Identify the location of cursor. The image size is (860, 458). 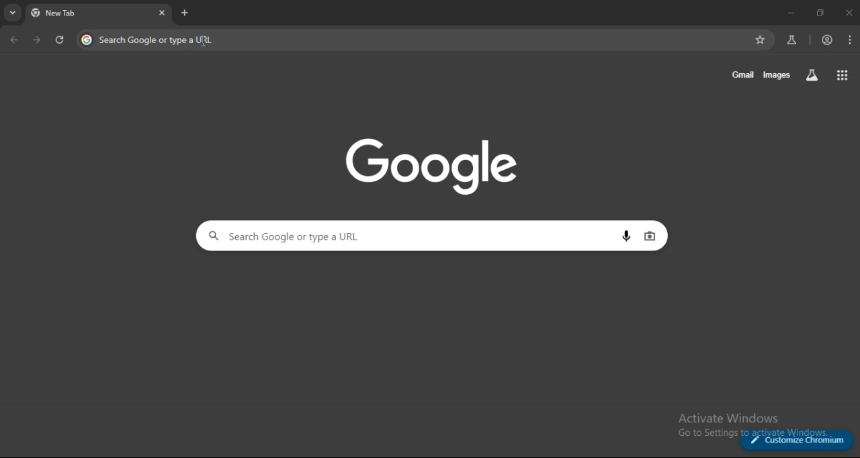
(204, 41).